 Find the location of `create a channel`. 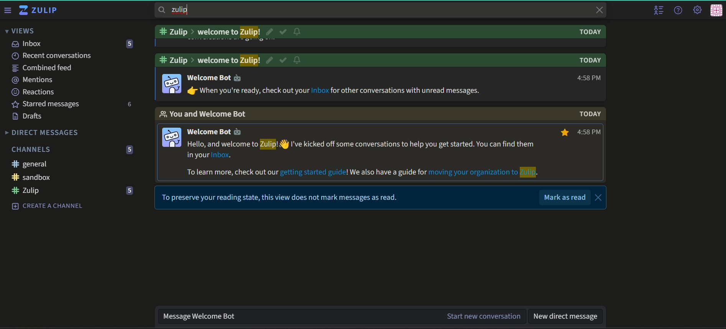

create a channel is located at coordinates (46, 204).